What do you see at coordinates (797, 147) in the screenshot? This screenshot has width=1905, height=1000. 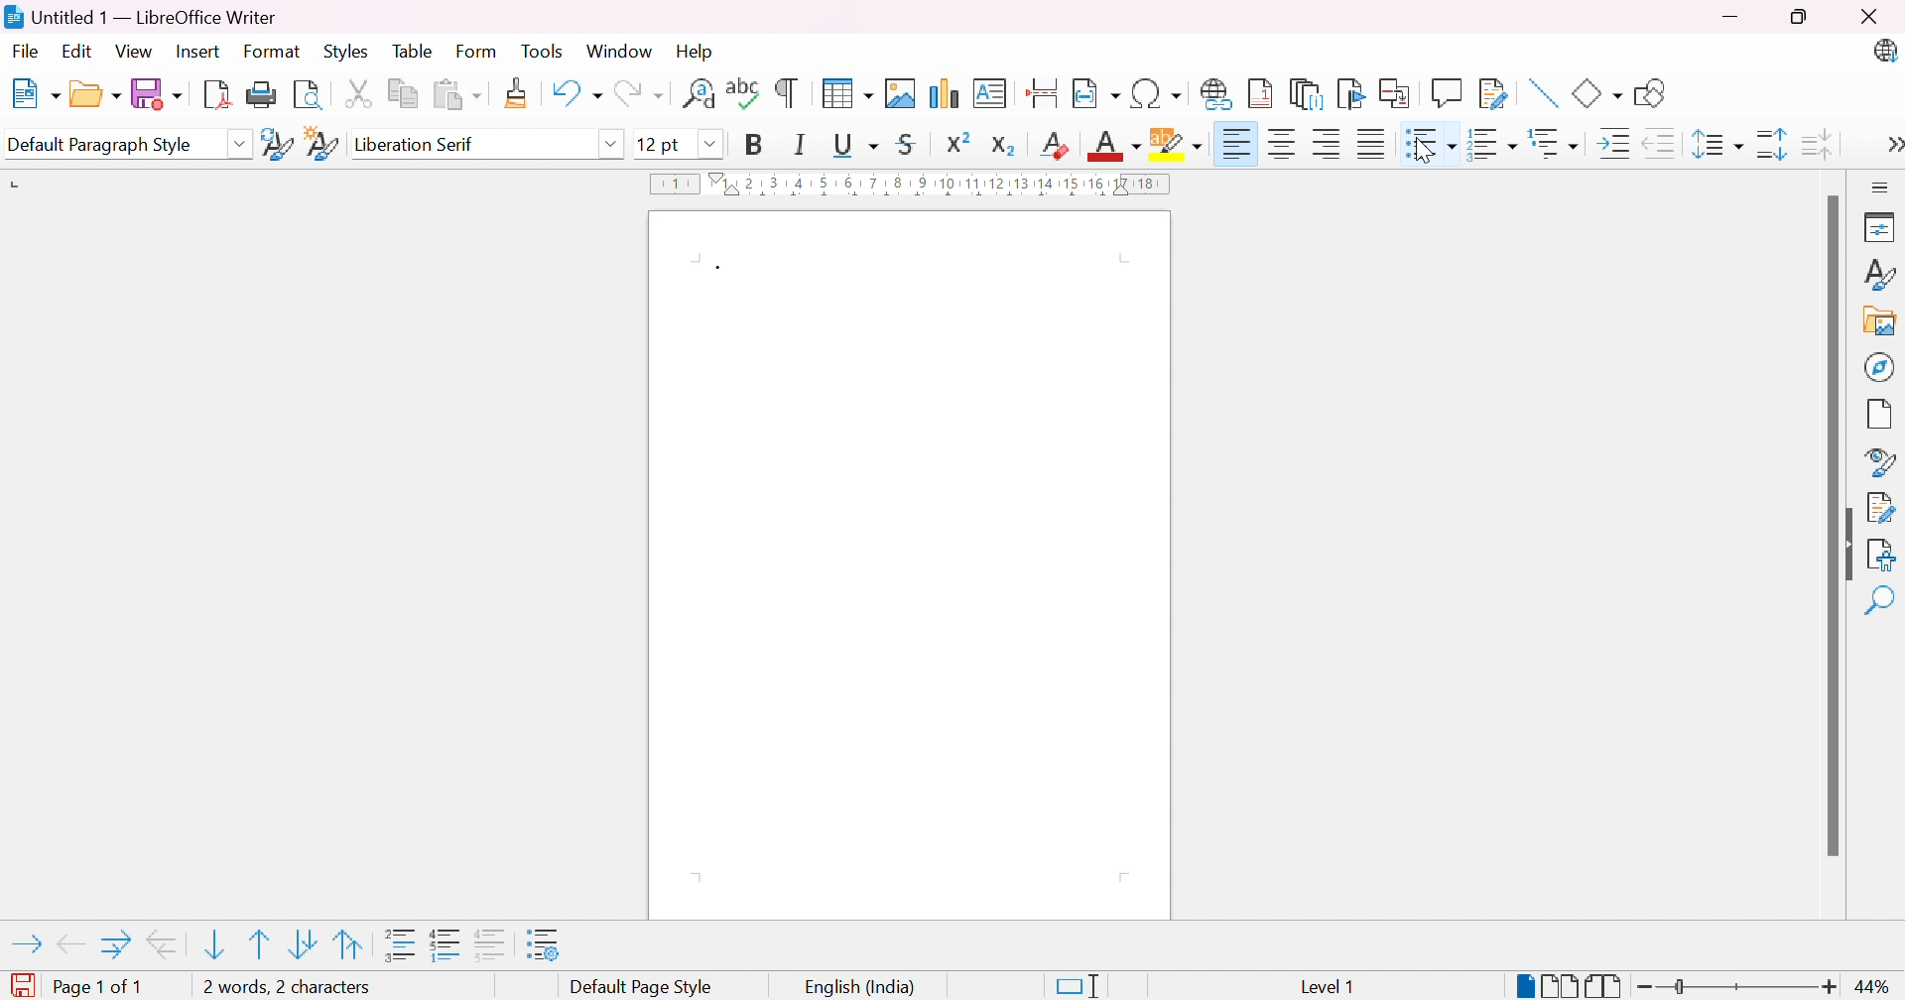 I see `Italic` at bounding box center [797, 147].